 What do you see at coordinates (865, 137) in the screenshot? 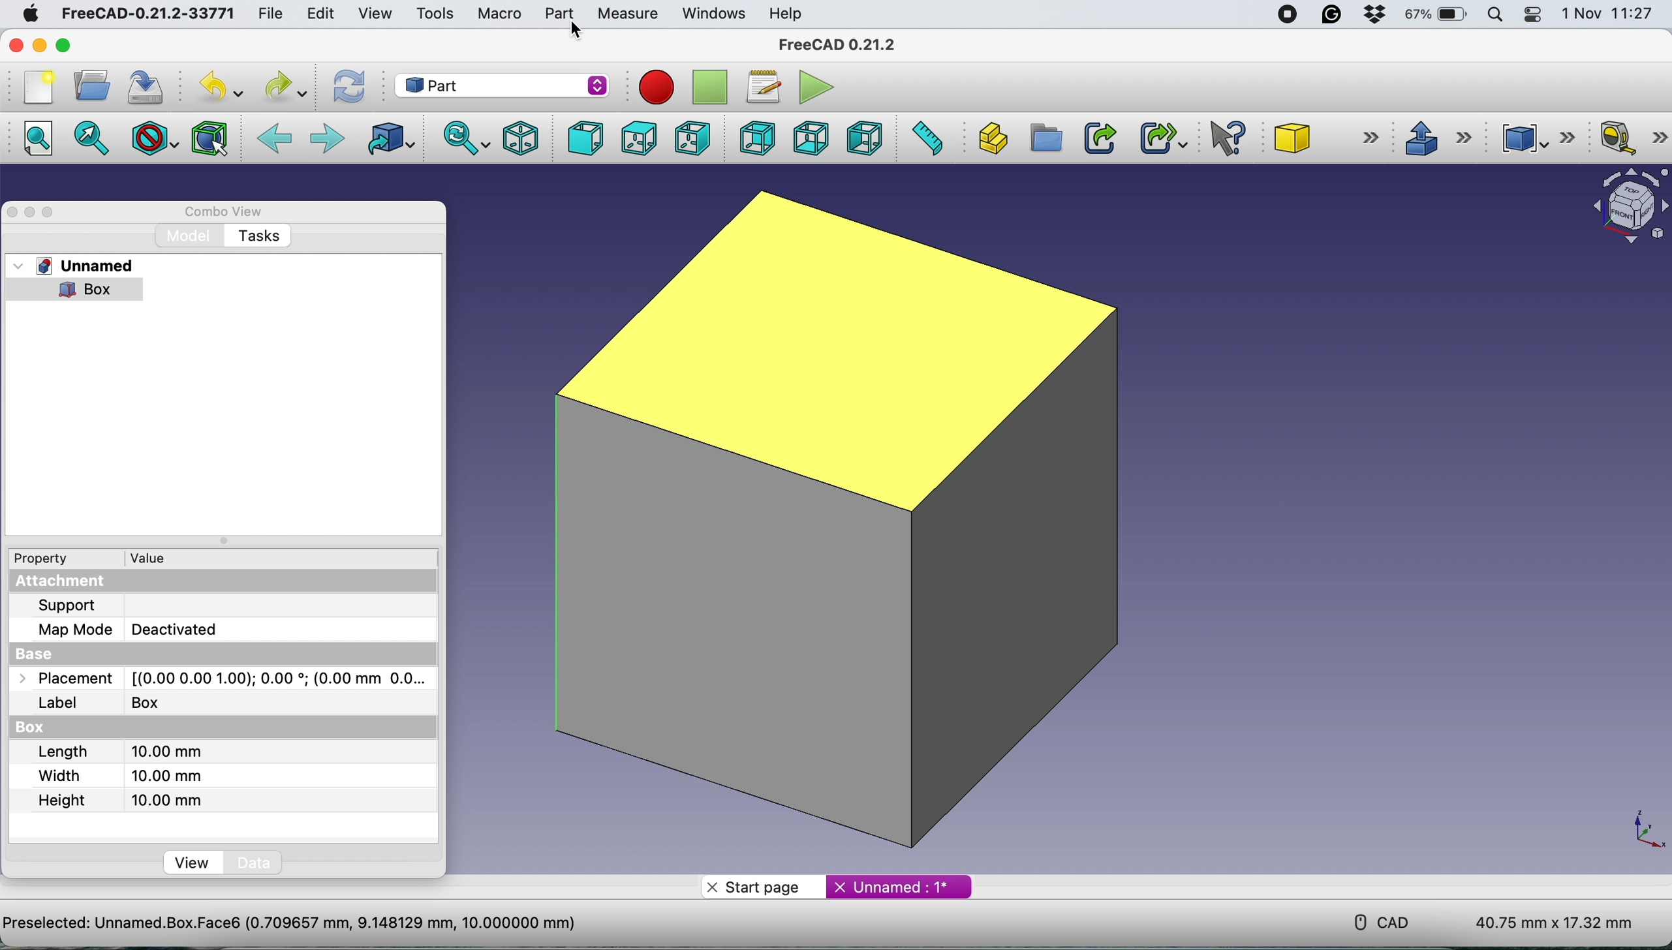
I see `left` at bounding box center [865, 137].